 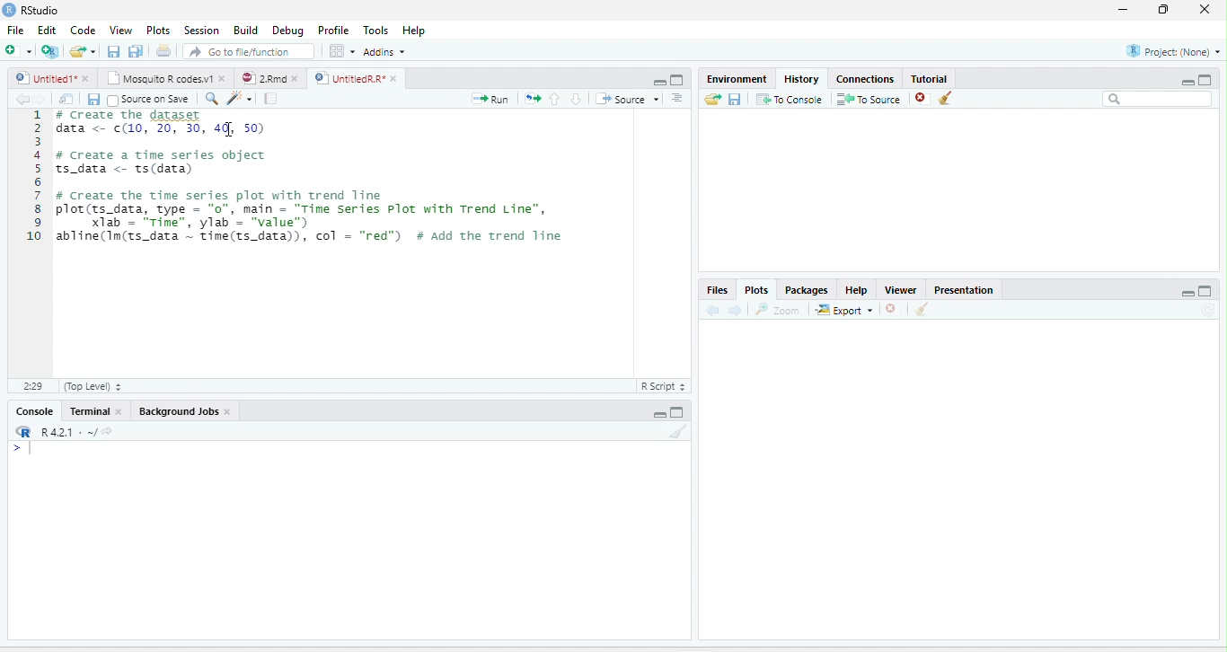 What do you see at coordinates (44, 78) in the screenshot?
I see `Untitled1*` at bounding box center [44, 78].